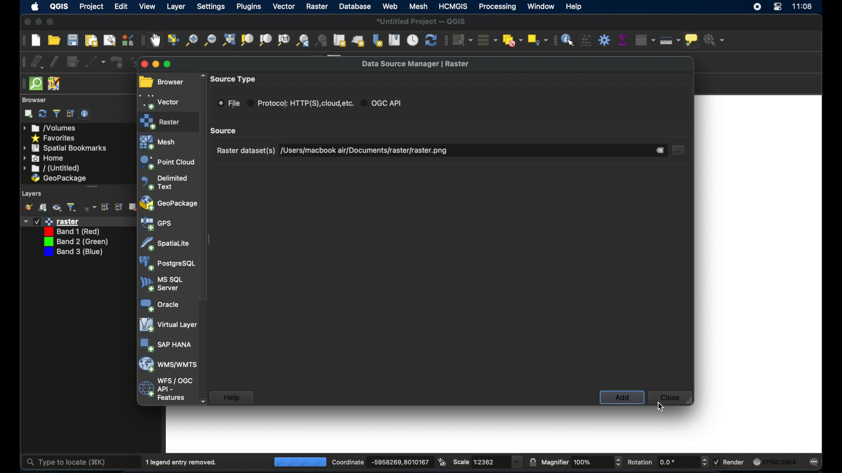  What do you see at coordinates (34, 99) in the screenshot?
I see `browser` at bounding box center [34, 99].